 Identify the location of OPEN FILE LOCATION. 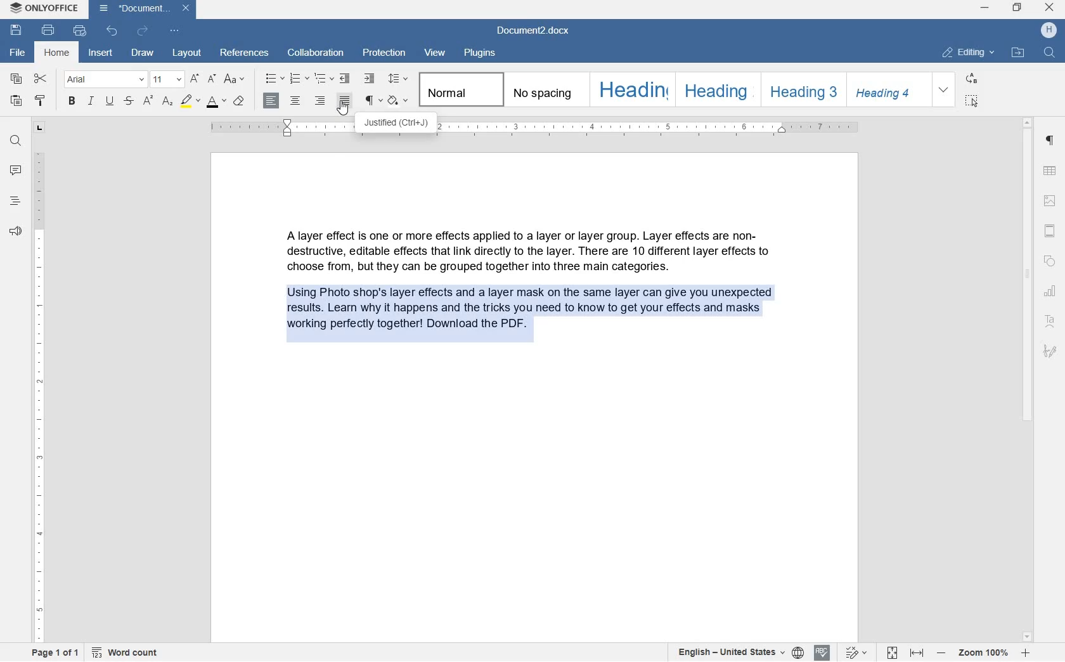
(1018, 54).